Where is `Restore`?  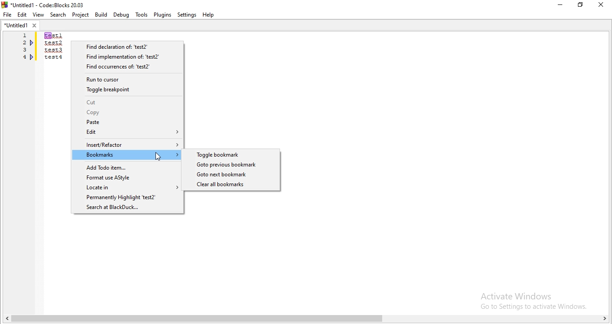 Restore is located at coordinates (580, 6).